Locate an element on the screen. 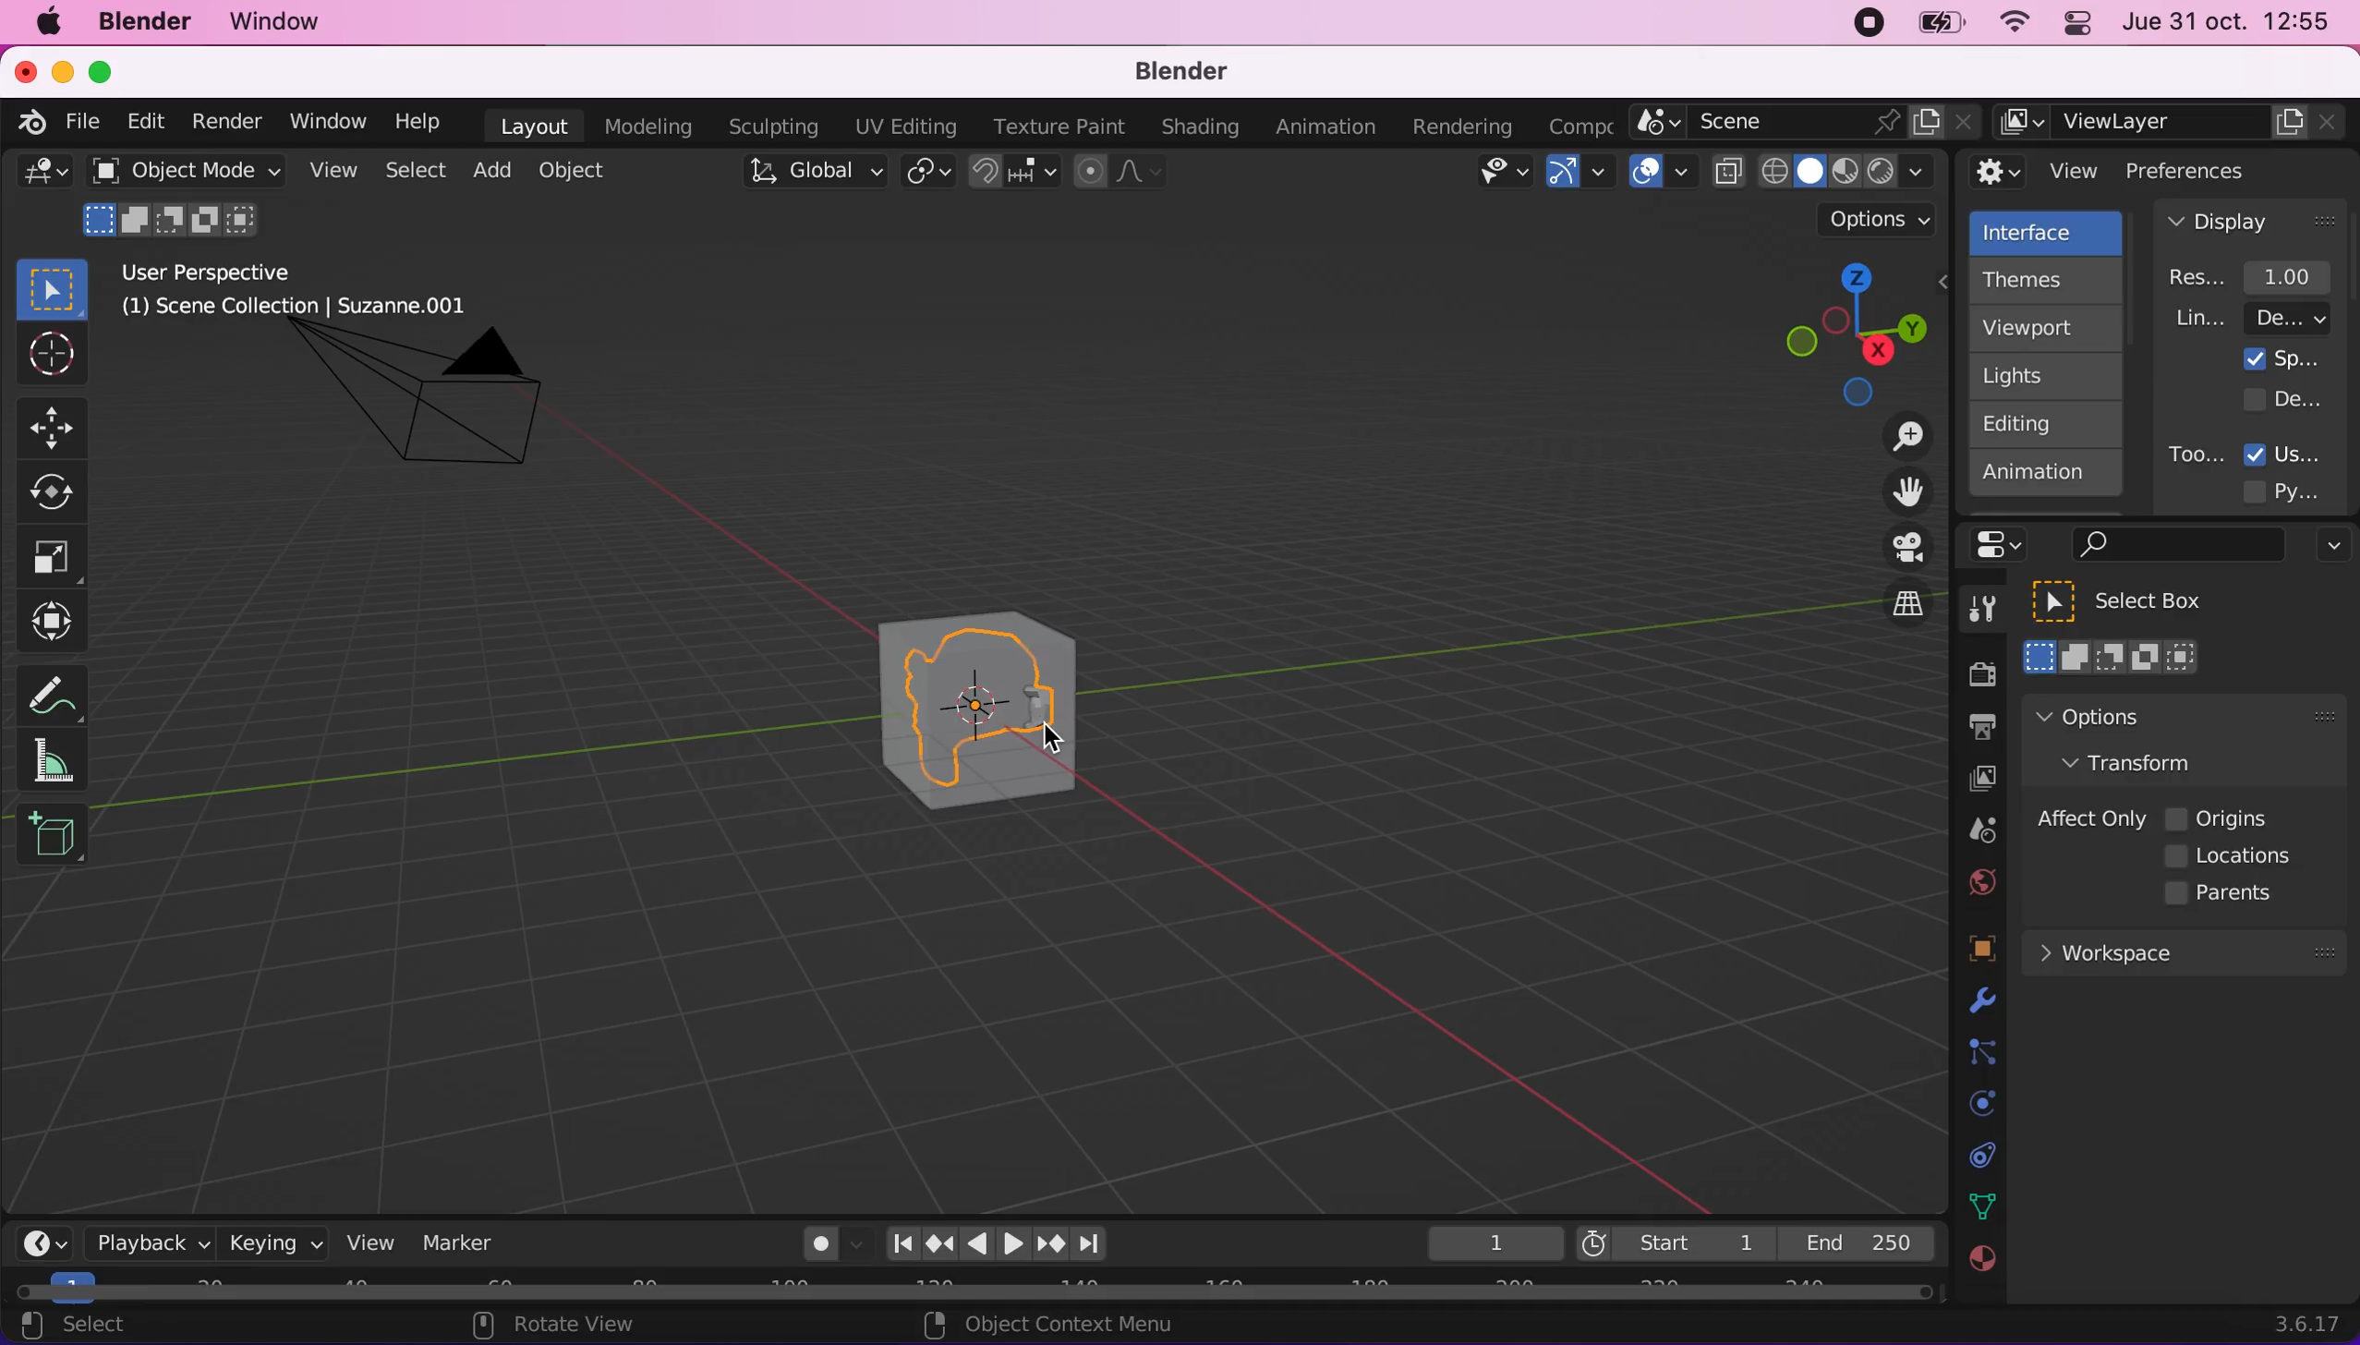 This screenshot has height=1345, width=2360. recording stopped is located at coordinates (1861, 26).